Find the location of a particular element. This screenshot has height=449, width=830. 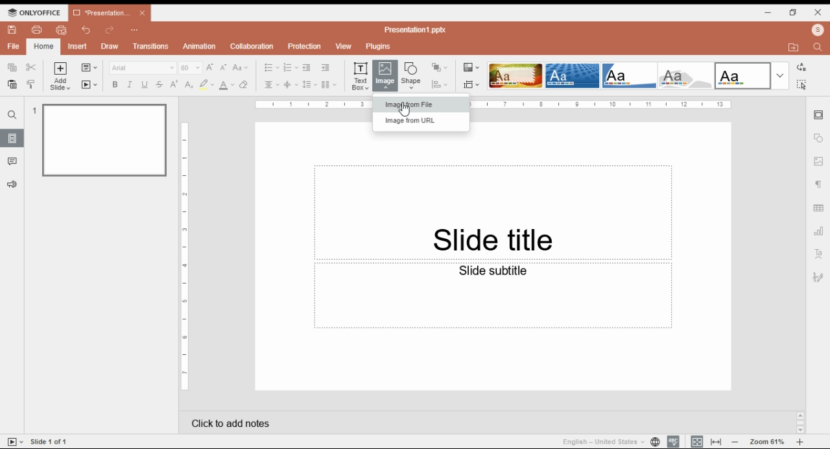

close window is located at coordinates (819, 12).